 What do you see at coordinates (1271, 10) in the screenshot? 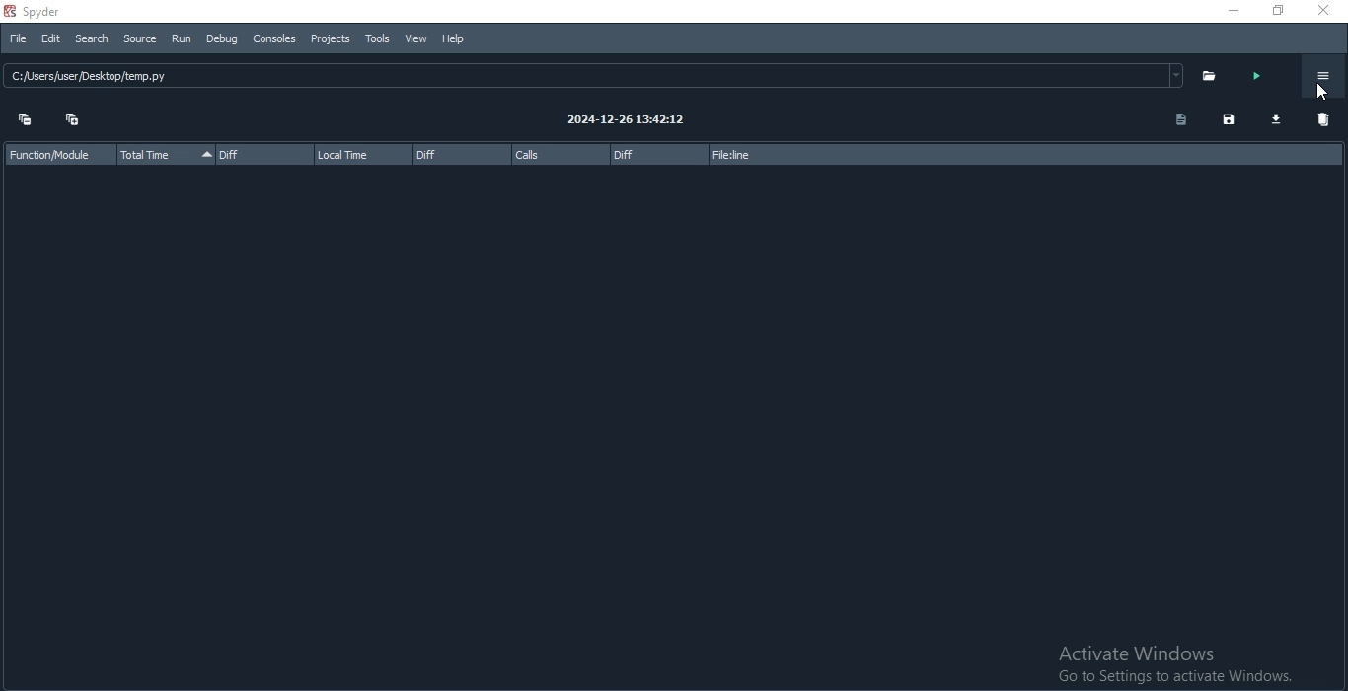
I see `Restore` at bounding box center [1271, 10].